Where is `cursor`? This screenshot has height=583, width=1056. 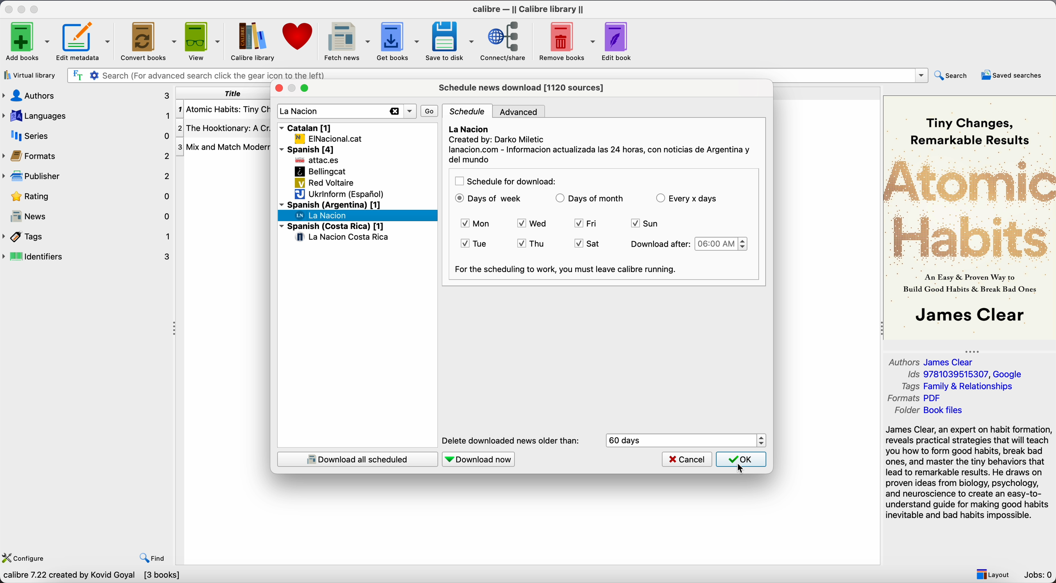
cursor is located at coordinates (741, 469).